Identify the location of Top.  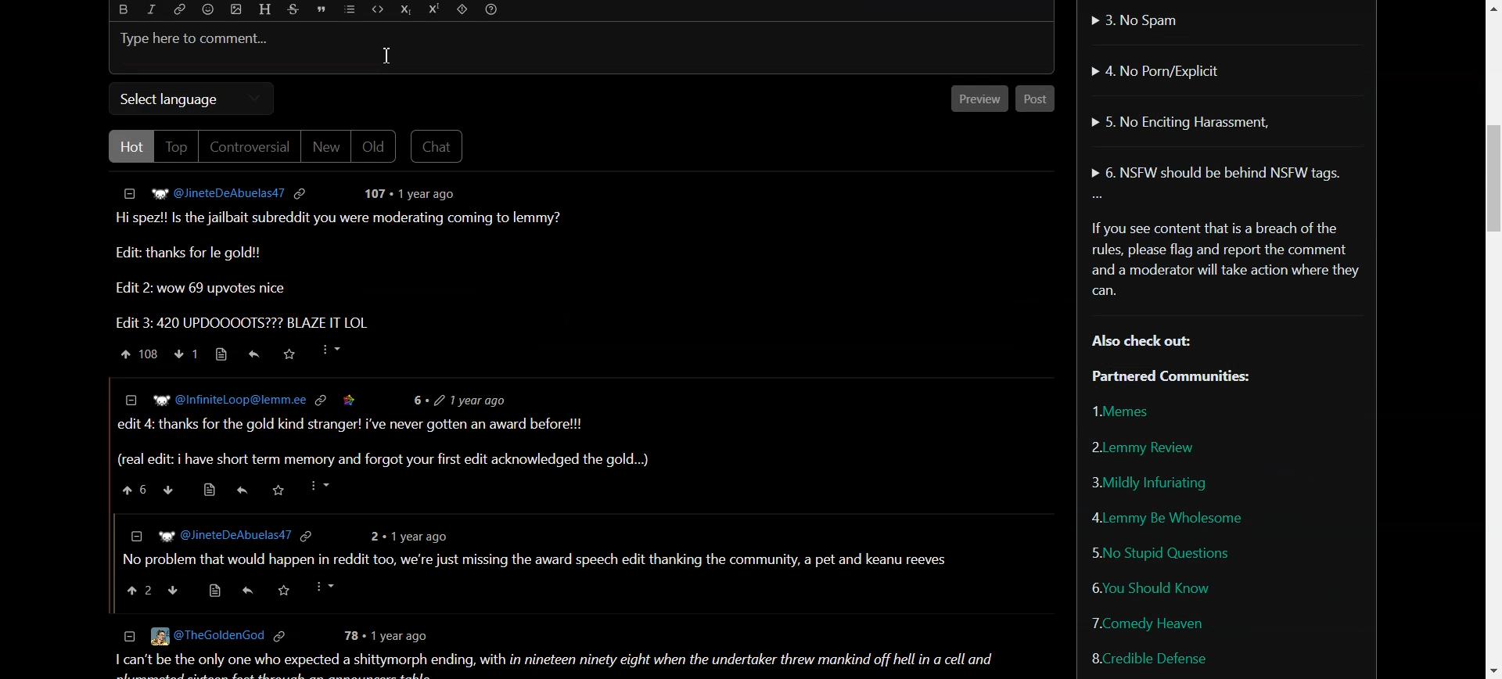
(176, 147).